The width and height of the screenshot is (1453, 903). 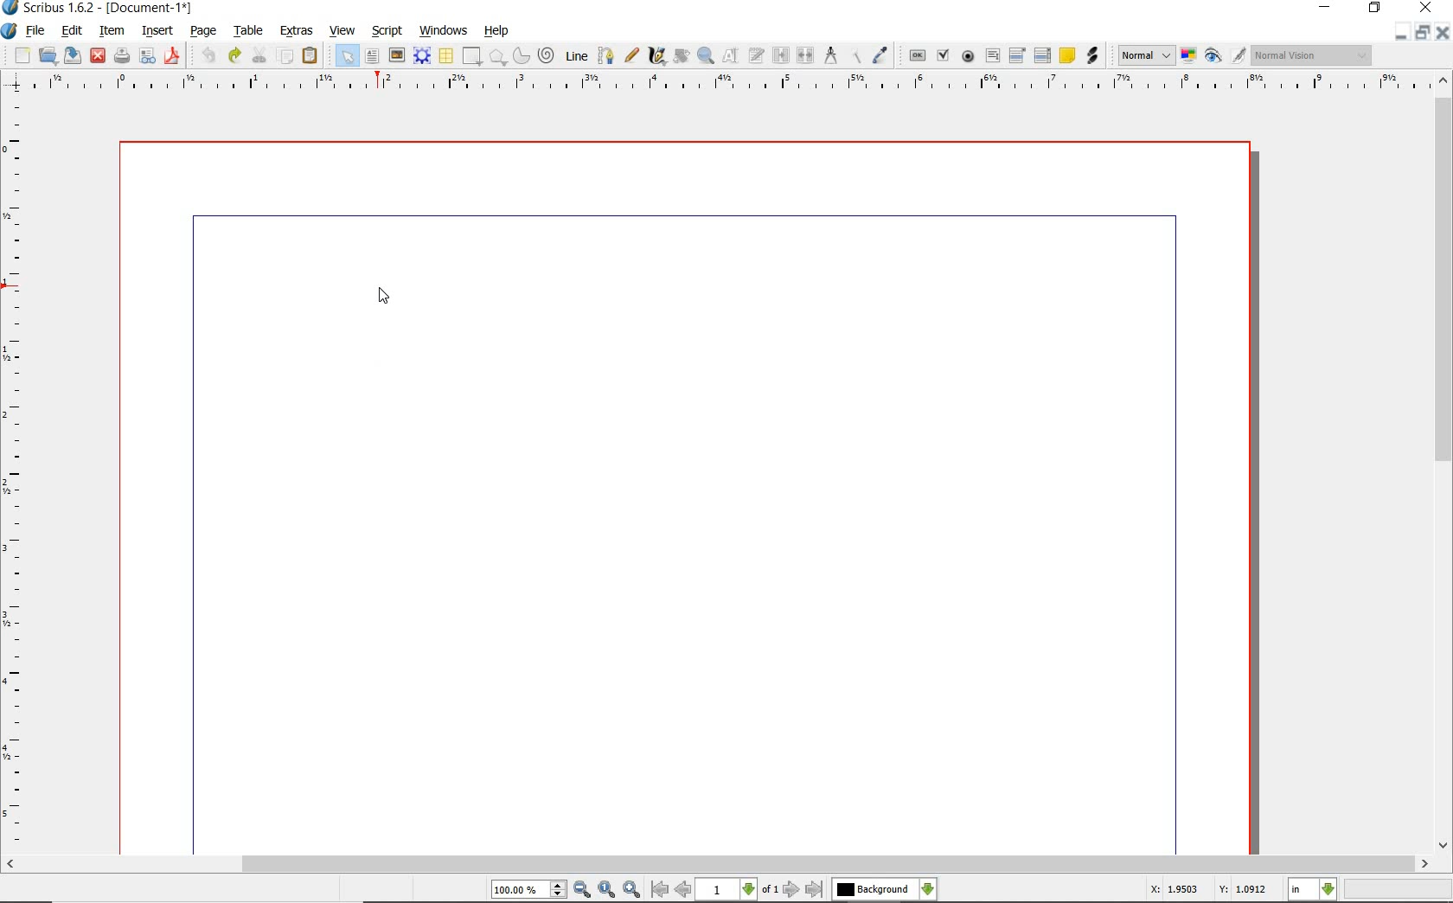 What do you see at coordinates (250, 32) in the screenshot?
I see `table` at bounding box center [250, 32].